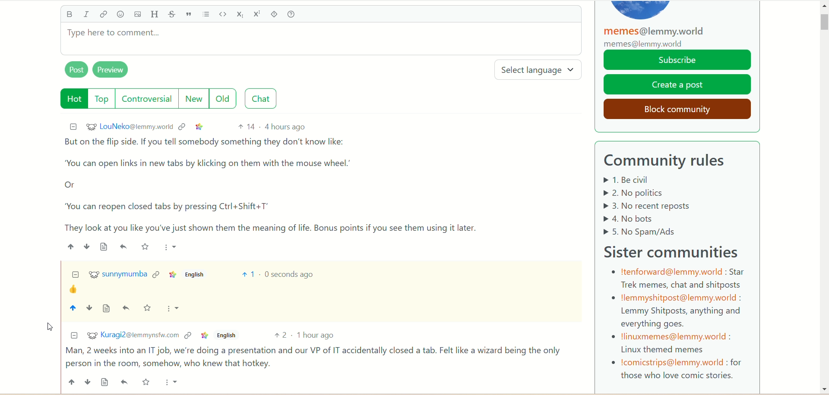  Describe the element at coordinates (105, 381) in the screenshot. I see `source` at that location.